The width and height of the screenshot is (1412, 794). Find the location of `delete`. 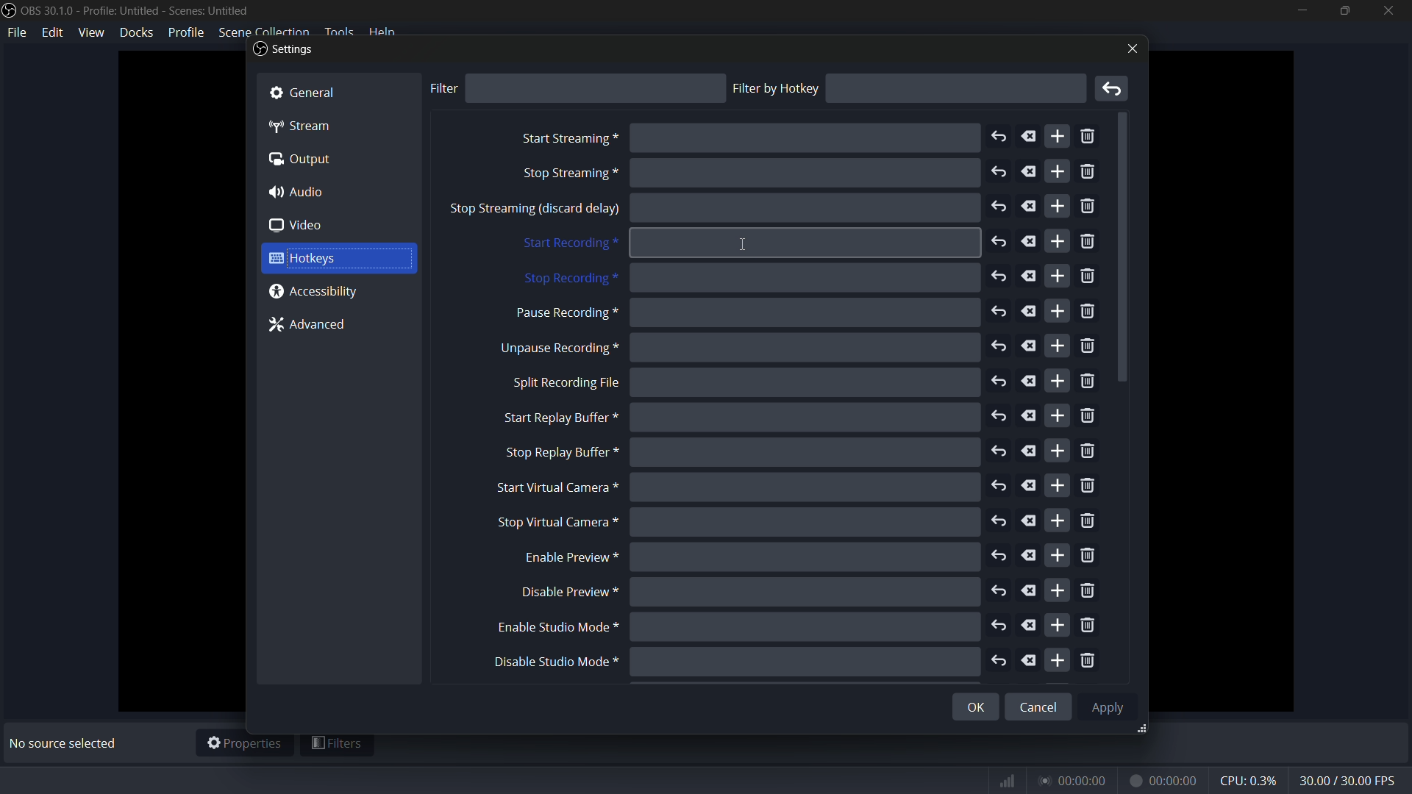

delete is located at coordinates (1030, 346).